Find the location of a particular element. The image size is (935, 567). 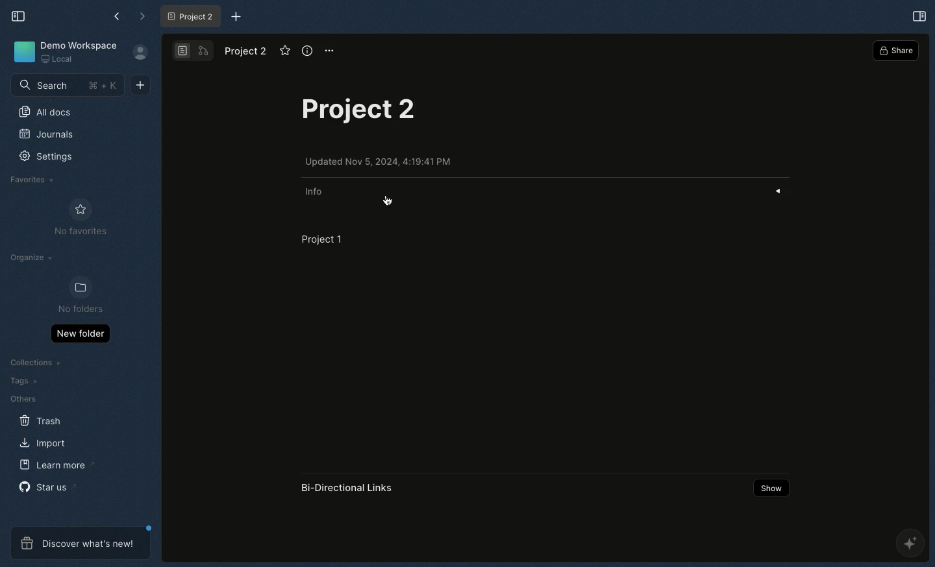

Learn more is located at coordinates (56, 465).